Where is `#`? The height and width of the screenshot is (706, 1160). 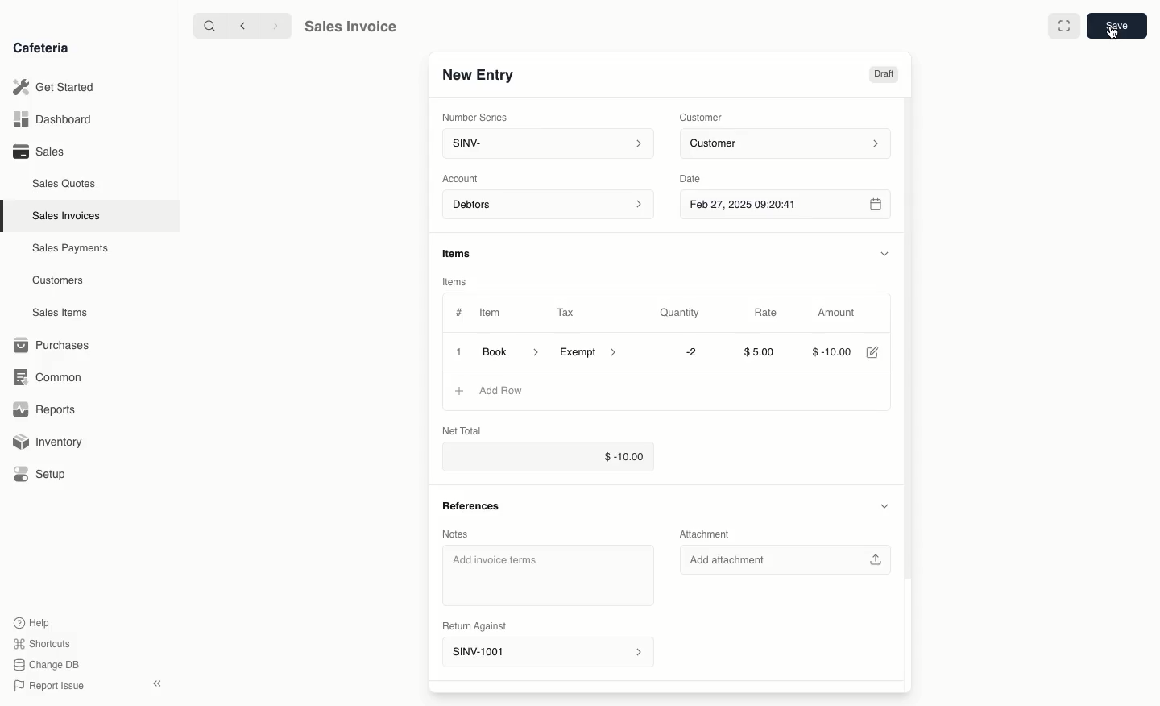
# is located at coordinates (459, 311).